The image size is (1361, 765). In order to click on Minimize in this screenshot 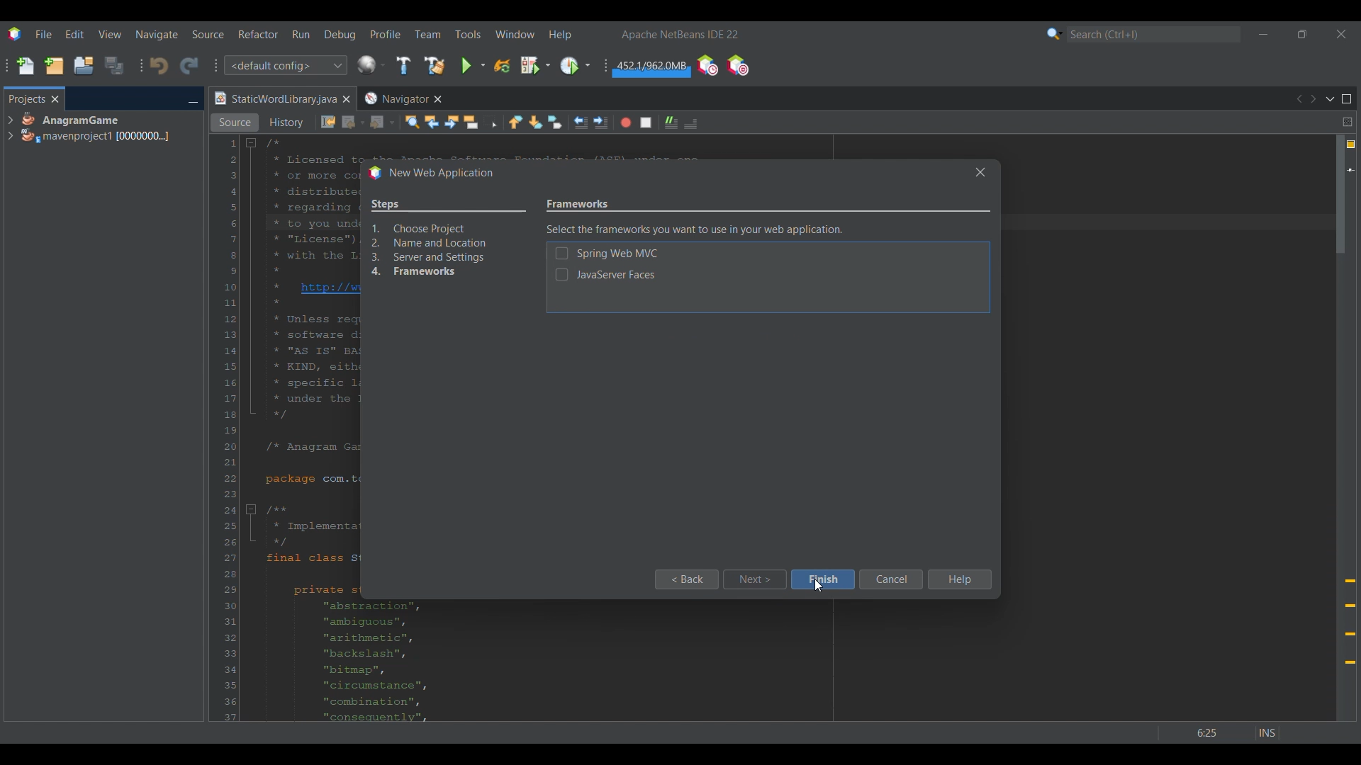, I will do `click(1263, 34)`.